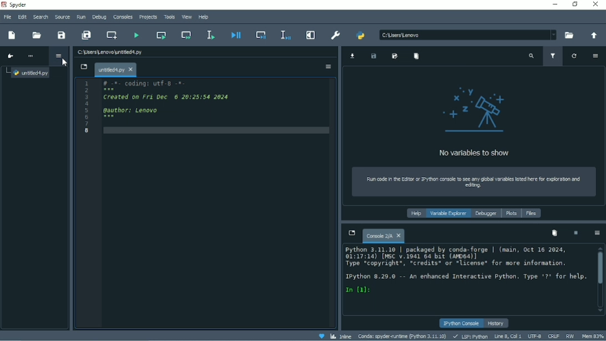  What do you see at coordinates (351, 234) in the screenshot?
I see `Browse tabs` at bounding box center [351, 234].